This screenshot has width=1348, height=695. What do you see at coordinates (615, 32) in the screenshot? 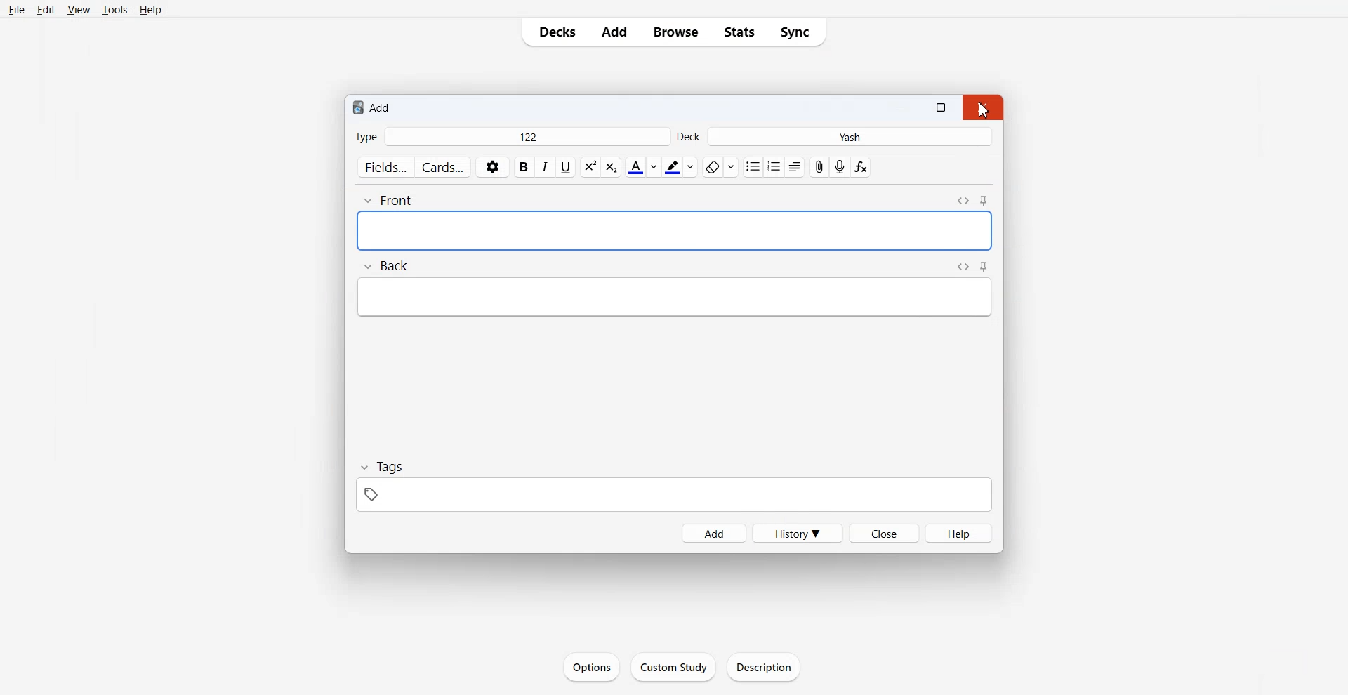
I see `Add` at bounding box center [615, 32].